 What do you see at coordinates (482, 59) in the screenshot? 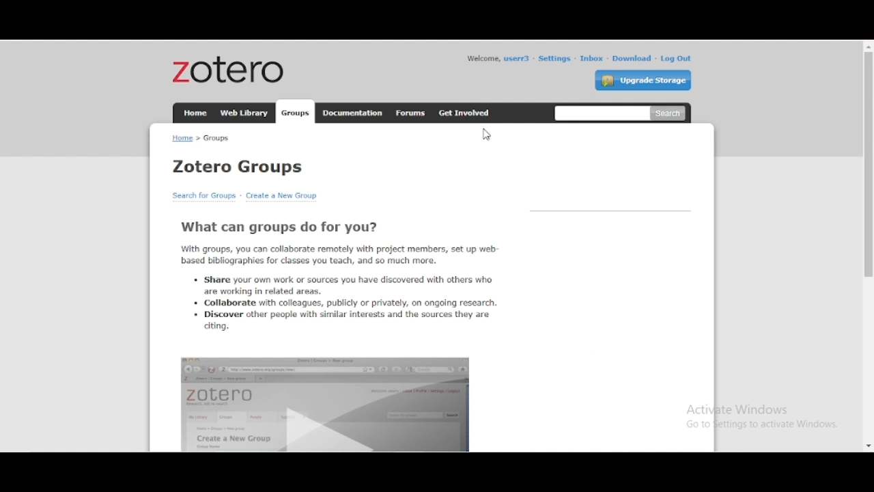
I see `welcome` at bounding box center [482, 59].